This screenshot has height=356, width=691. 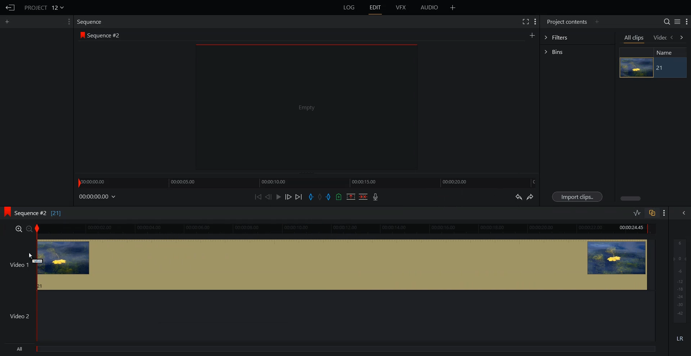 What do you see at coordinates (664, 213) in the screenshot?
I see `Show Setting Menu` at bounding box center [664, 213].